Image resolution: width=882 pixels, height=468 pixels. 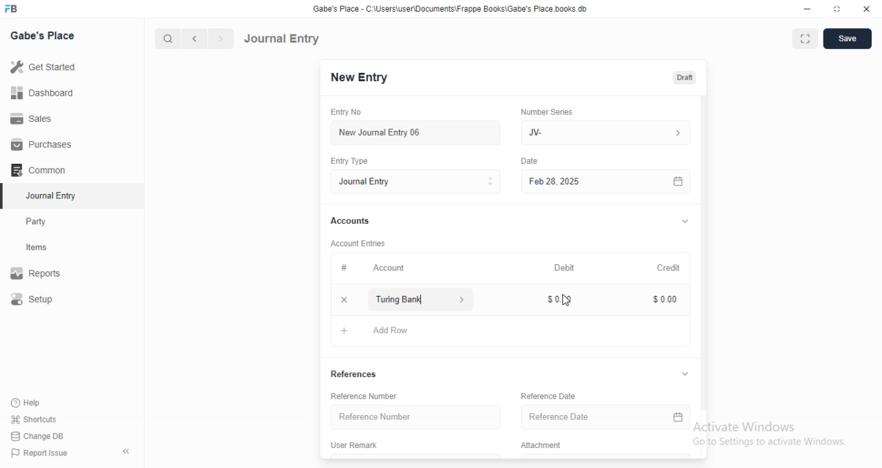 What do you see at coordinates (45, 92) in the screenshot?
I see `Dashboard` at bounding box center [45, 92].